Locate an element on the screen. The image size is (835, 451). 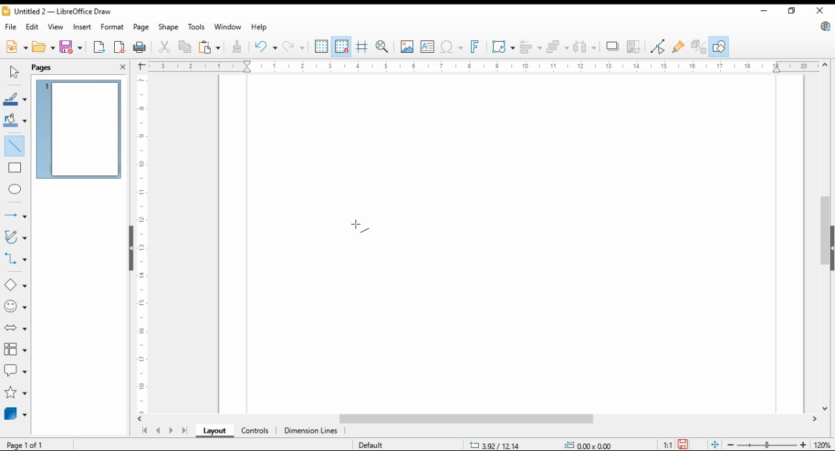
show gluepoint functions is located at coordinates (677, 46).